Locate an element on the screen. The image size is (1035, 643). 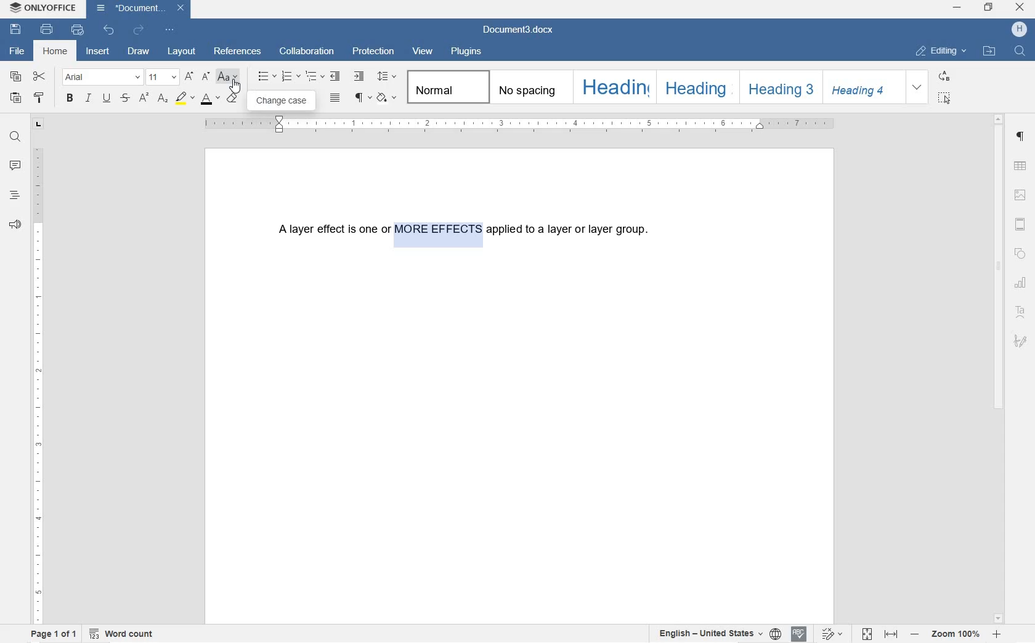
document3.docx is located at coordinates (139, 8).